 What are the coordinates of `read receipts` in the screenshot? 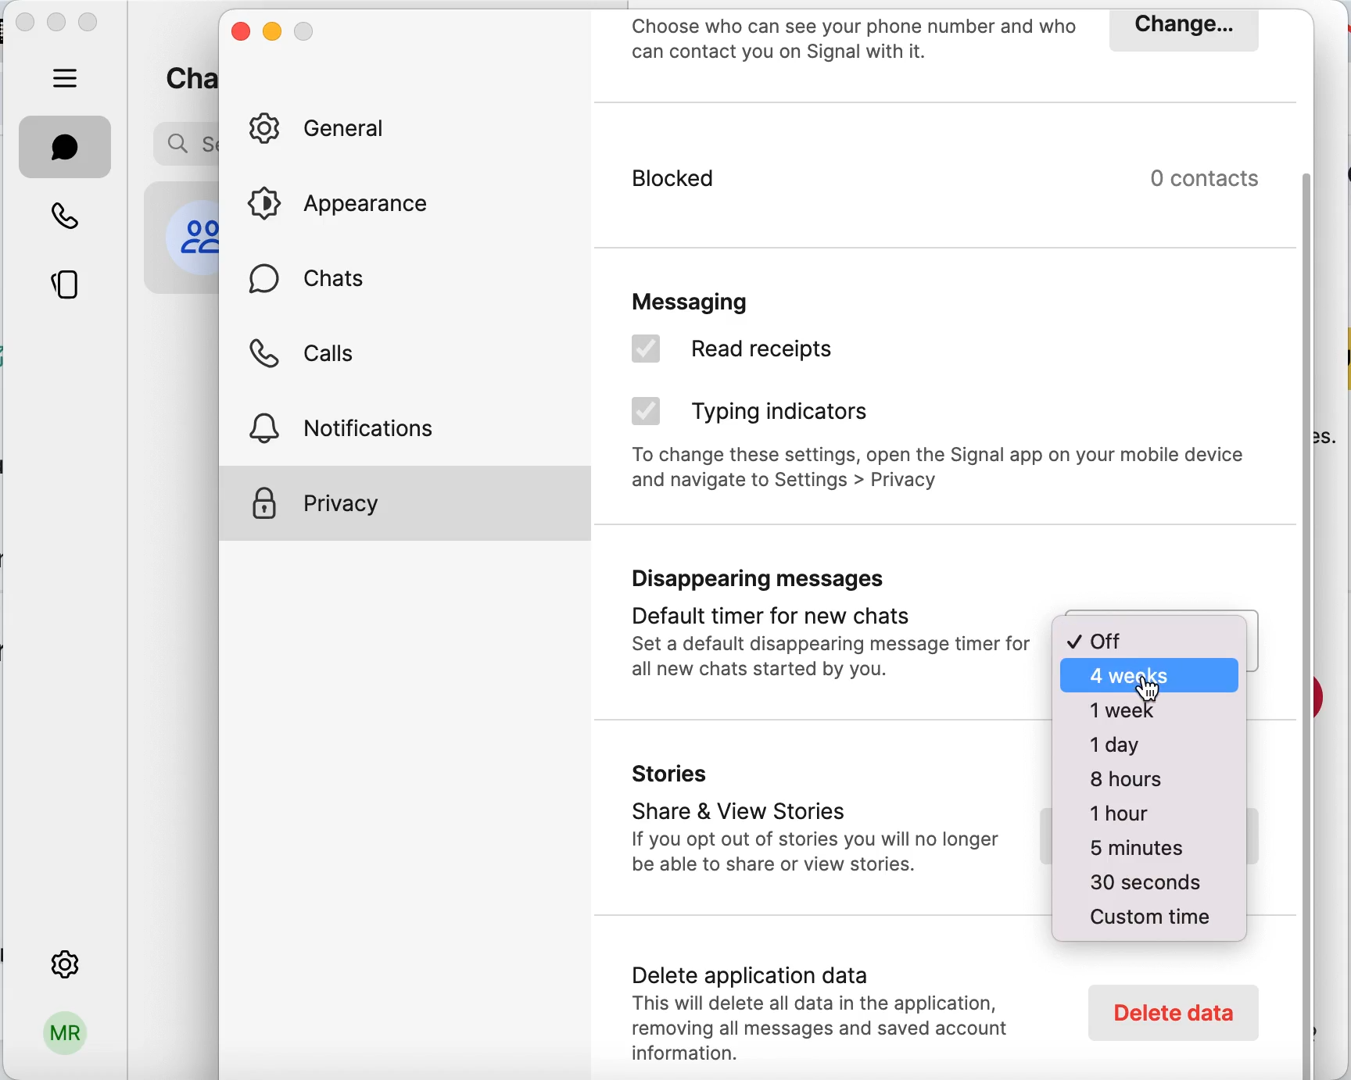 It's located at (769, 354).